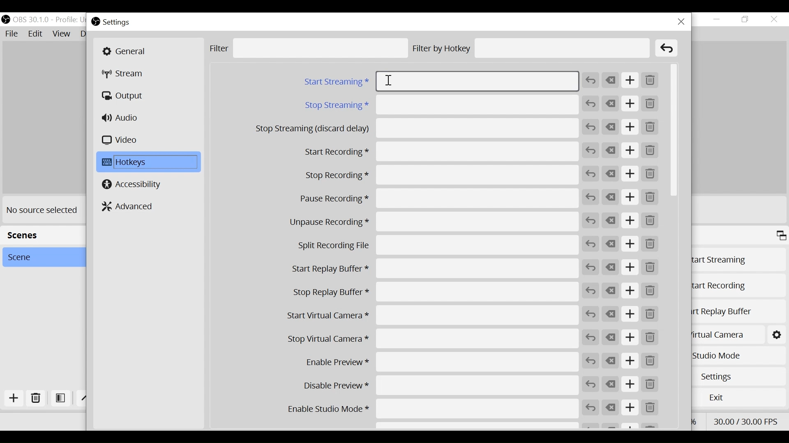 The width and height of the screenshot is (789, 443). What do you see at coordinates (125, 74) in the screenshot?
I see `Stream` at bounding box center [125, 74].